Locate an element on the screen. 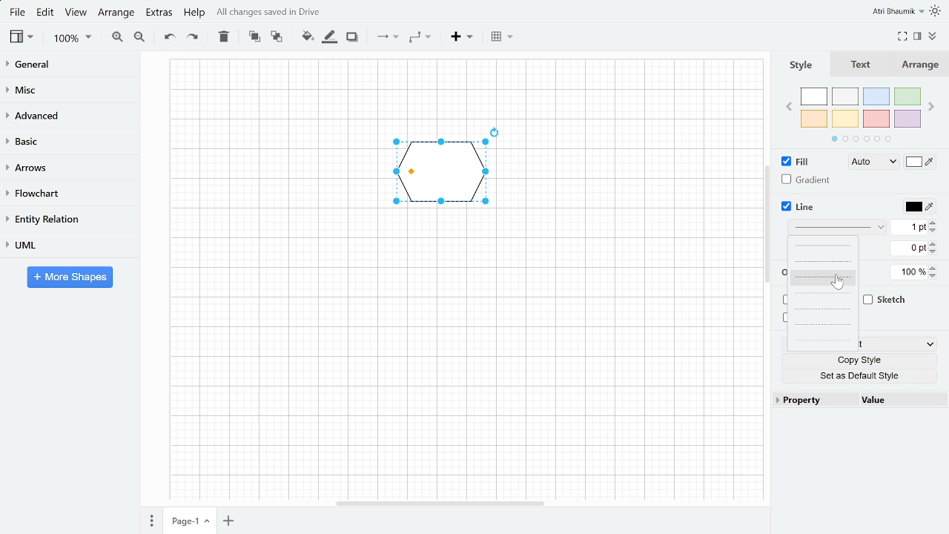 This screenshot has width=949, height=534. Value is located at coordinates (904, 400).